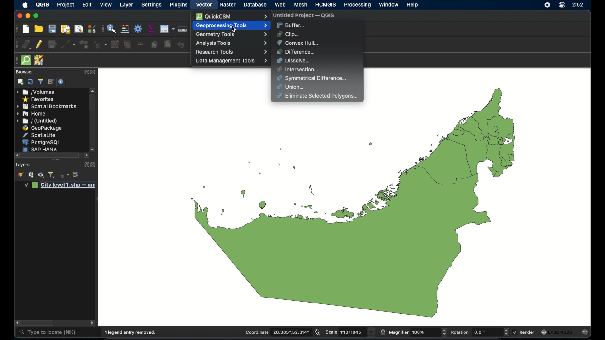 This screenshot has height=340, width=605. What do you see at coordinates (389, 4) in the screenshot?
I see `window` at bounding box center [389, 4].